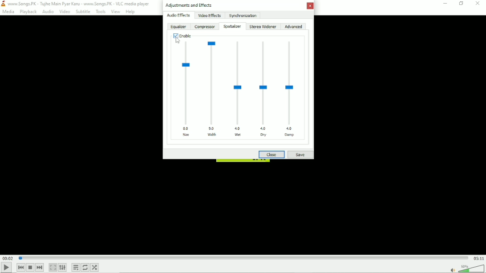 The height and width of the screenshot is (273, 486). I want to click on Advanced, so click(294, 27).